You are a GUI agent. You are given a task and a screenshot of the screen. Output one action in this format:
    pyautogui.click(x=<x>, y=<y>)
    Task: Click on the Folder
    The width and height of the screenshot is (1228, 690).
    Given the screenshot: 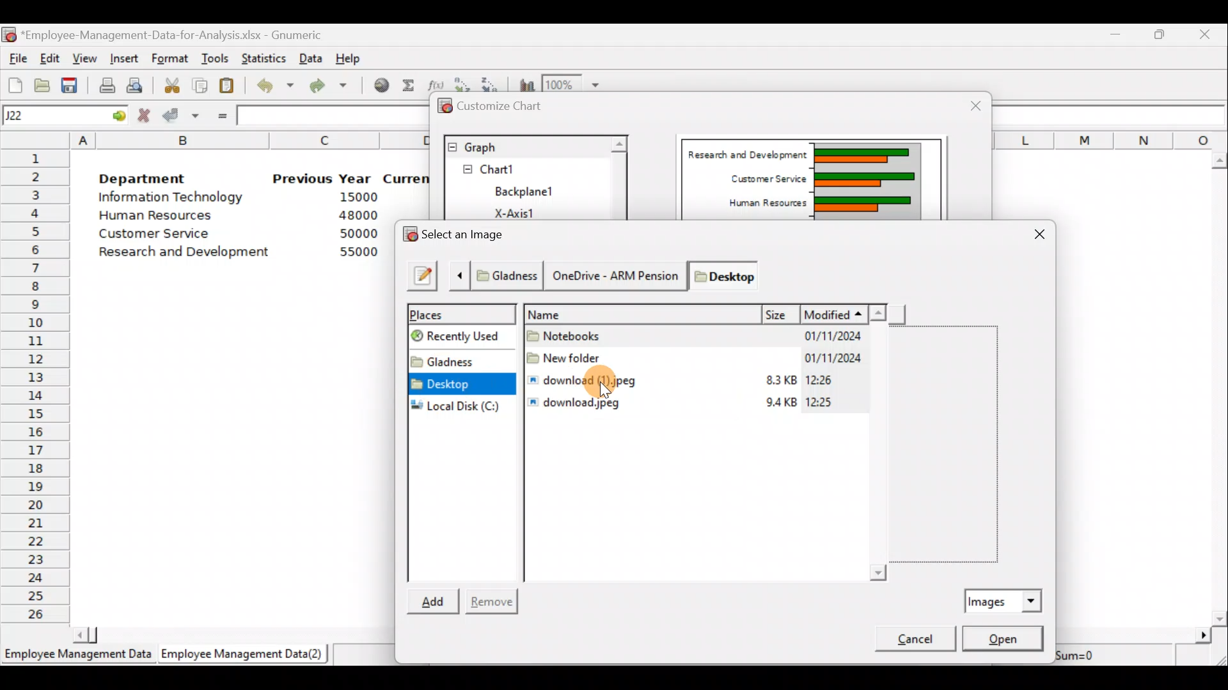 What is the action you would take?
    pyautogui.click(x=457, y=359)
    